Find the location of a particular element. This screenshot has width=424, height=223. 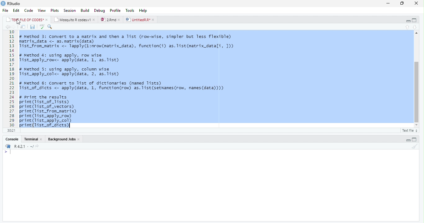

Clear is located at coordinates (414, 146).